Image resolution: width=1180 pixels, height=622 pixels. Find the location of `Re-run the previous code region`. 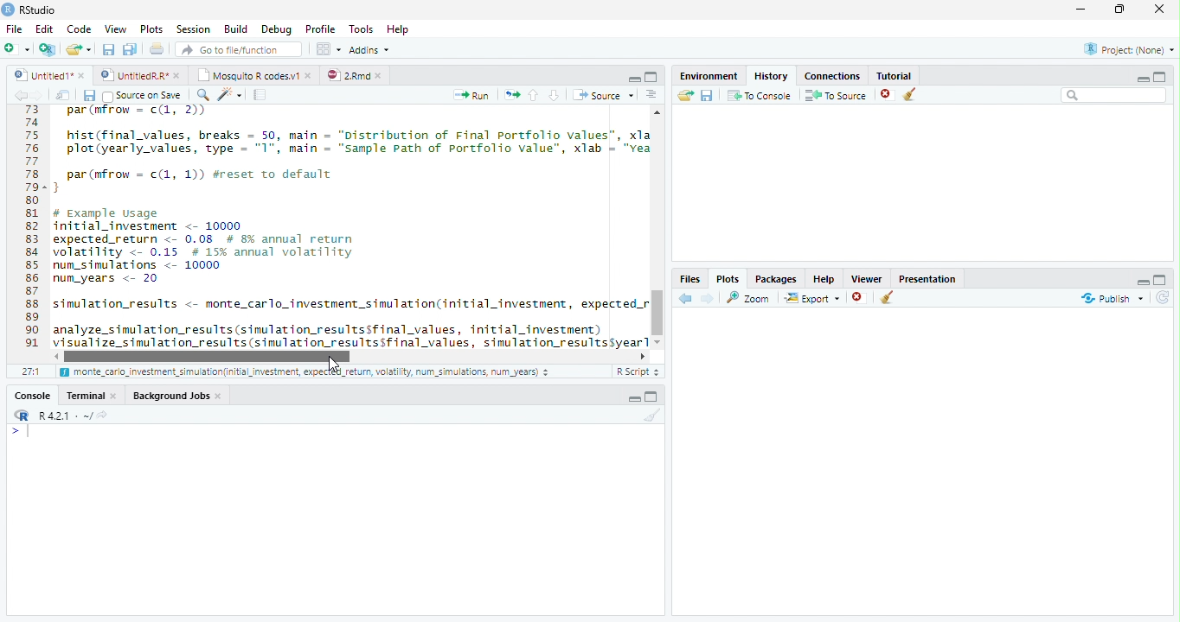

Re-run the previous code region is located at coordinates (510, 95).